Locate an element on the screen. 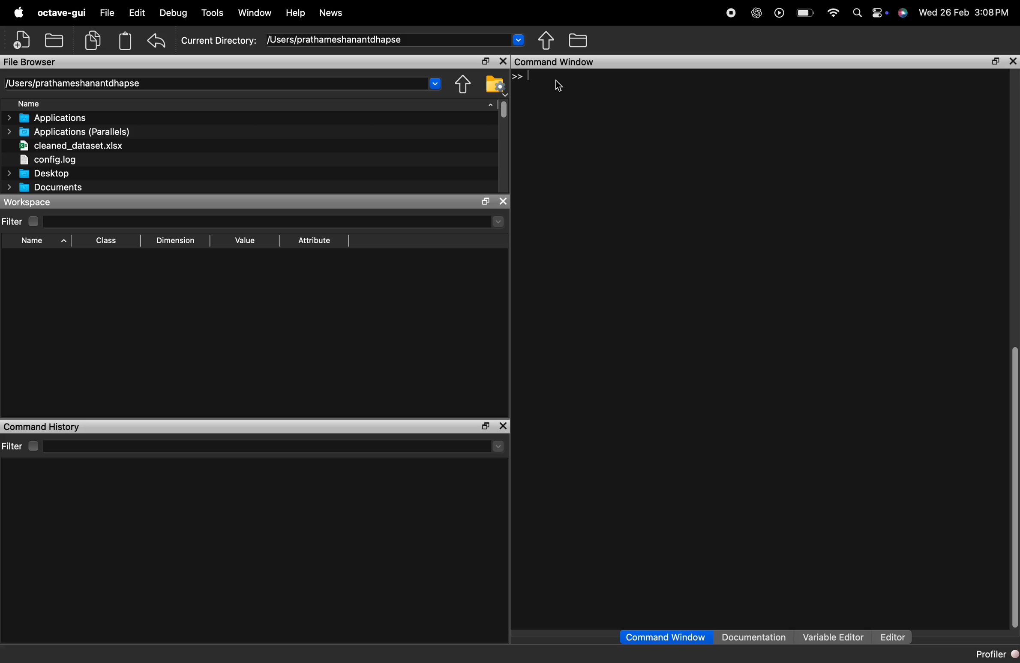 Image resolution: width=1020 pixels, height=663 pixels. search is located at coordinates (856, 13).